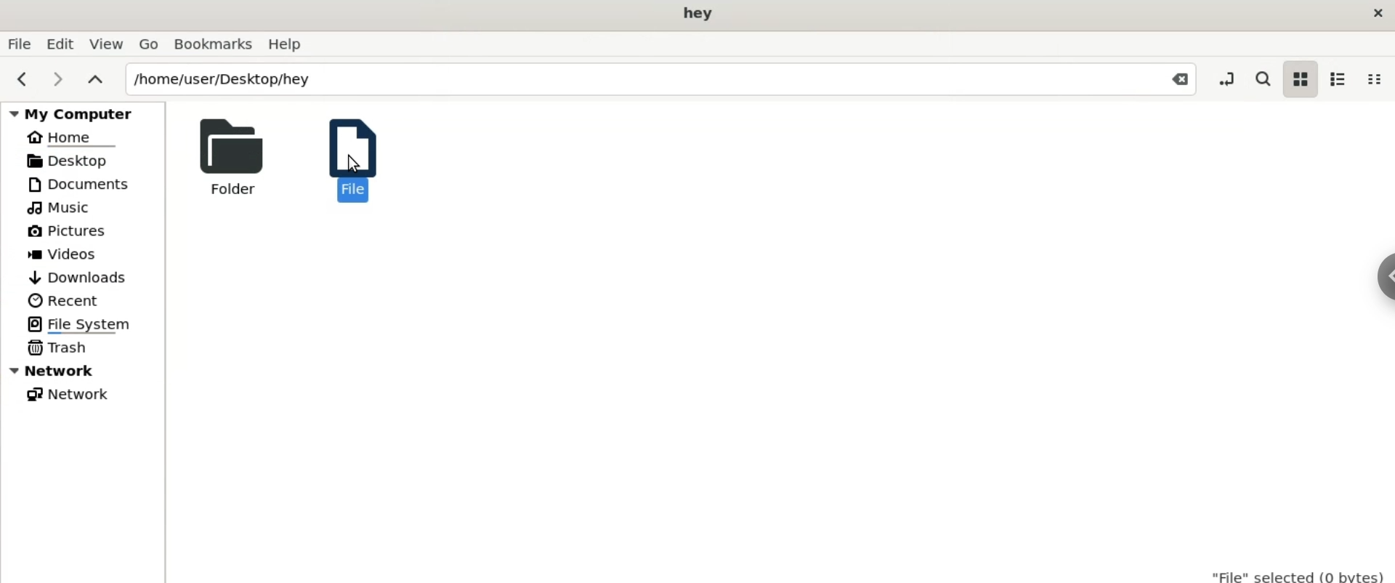  What do you see at coordinates (59, 44) in the screenshot?
I see `edit` at bounding box center [59, 44].